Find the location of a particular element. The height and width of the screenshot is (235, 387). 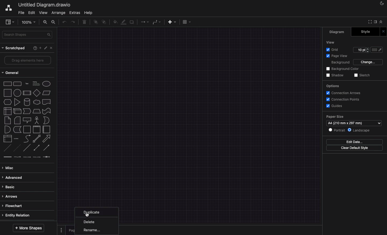

diamond is located at coordinates (37, 93).